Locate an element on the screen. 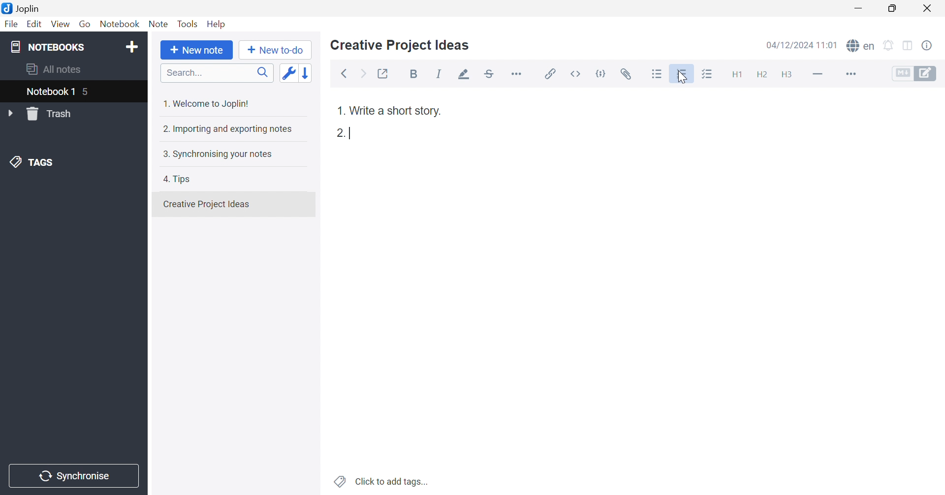 This screenshot has width=945, height=495. Go is located at coordinates (86, 24).